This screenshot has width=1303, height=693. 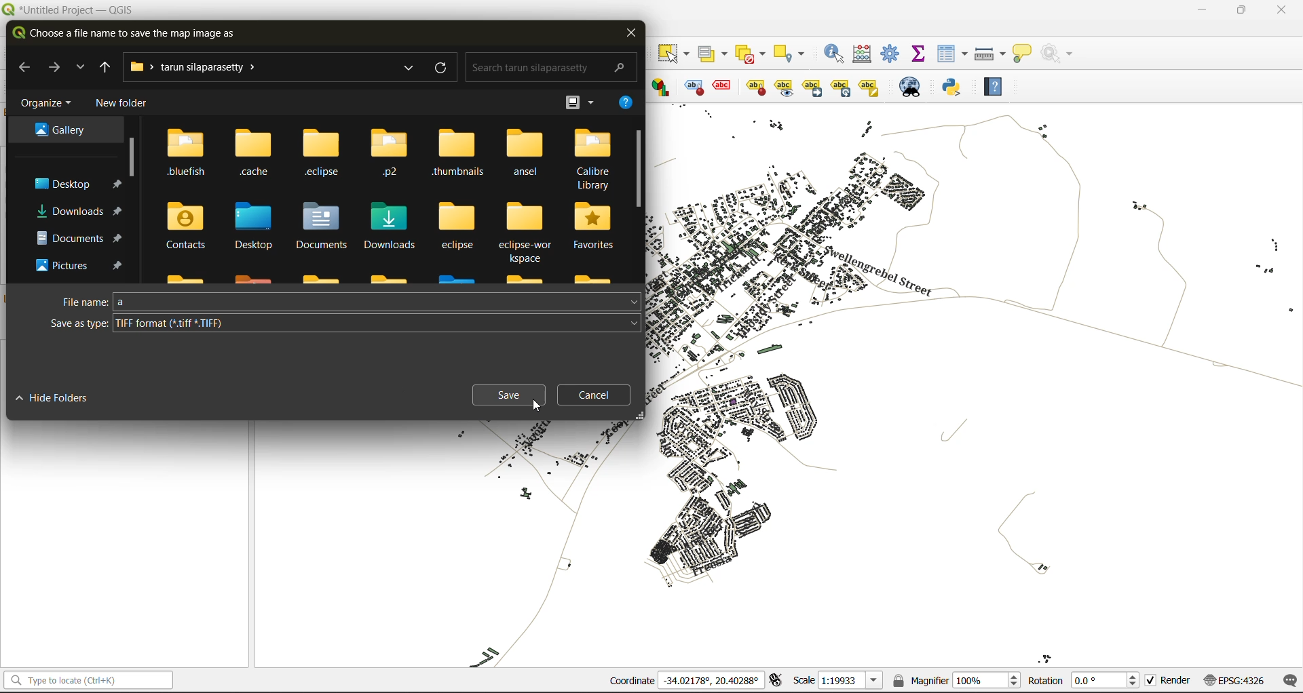 What do you see at coordinates (1230, 678) in the screenshot?
I see `crs` at bounding box center [1230, 678].